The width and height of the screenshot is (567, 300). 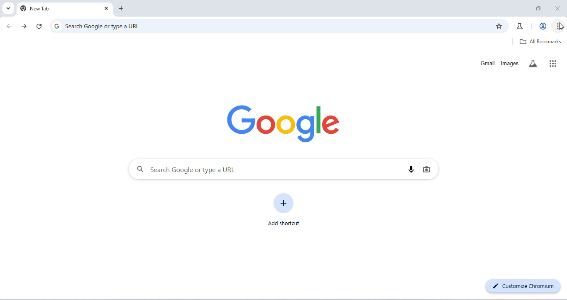 What do you see at coordinates (285, 208) in the screenshot?
I see `add shortcut` at bounding box center [285, 208].